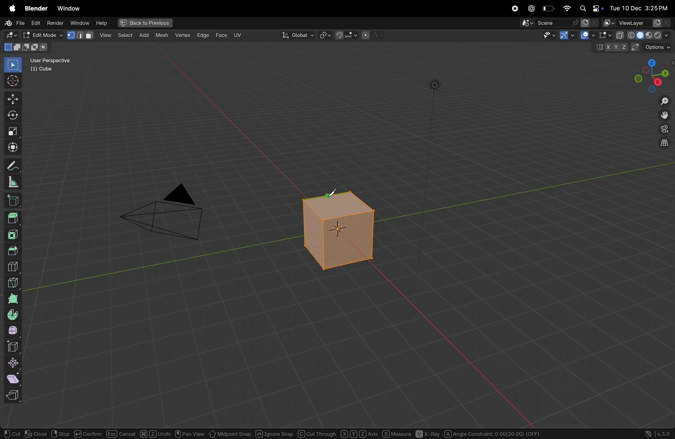  What do you see at coordinates (12, 167) in the screenshot?
I see `annotate` at bounding box center [12, 167].